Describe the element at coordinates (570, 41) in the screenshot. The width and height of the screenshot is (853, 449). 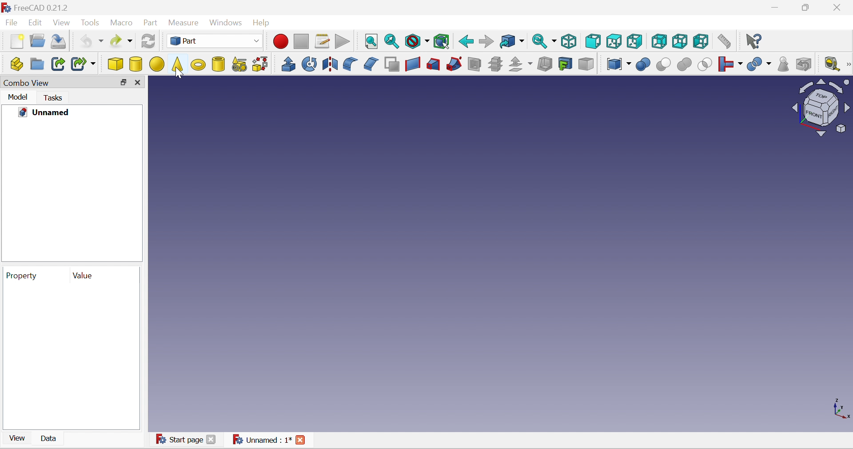
I see `Isometric` at that location.